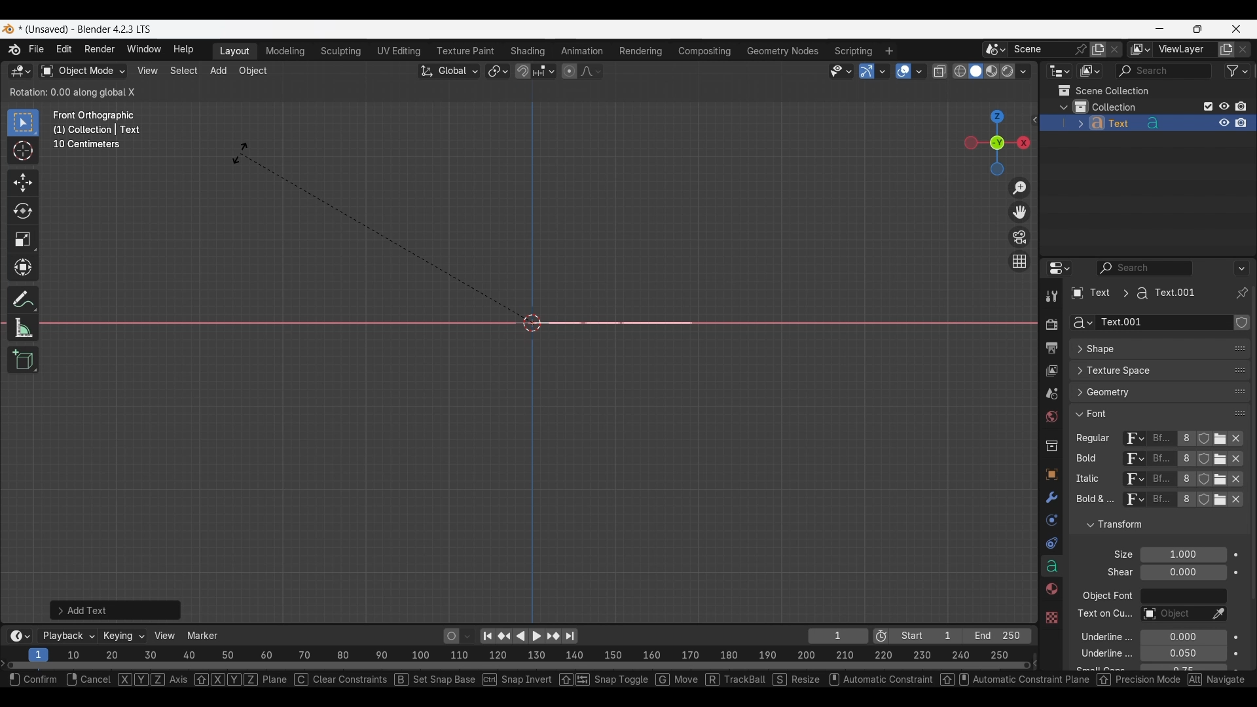 This screenshot has width=1257, height=707. What do you see at coordinates (285, 52) in the screenshot?
I see `Medeling workspace` at bounding box center [285, 52].